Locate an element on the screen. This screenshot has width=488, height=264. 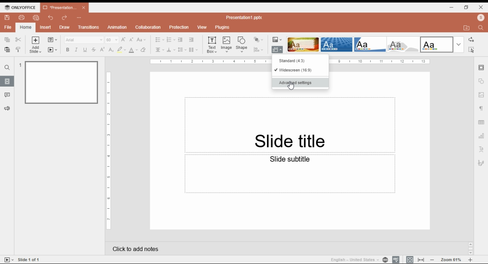
change slide layout is located at coordinates (52, 40).